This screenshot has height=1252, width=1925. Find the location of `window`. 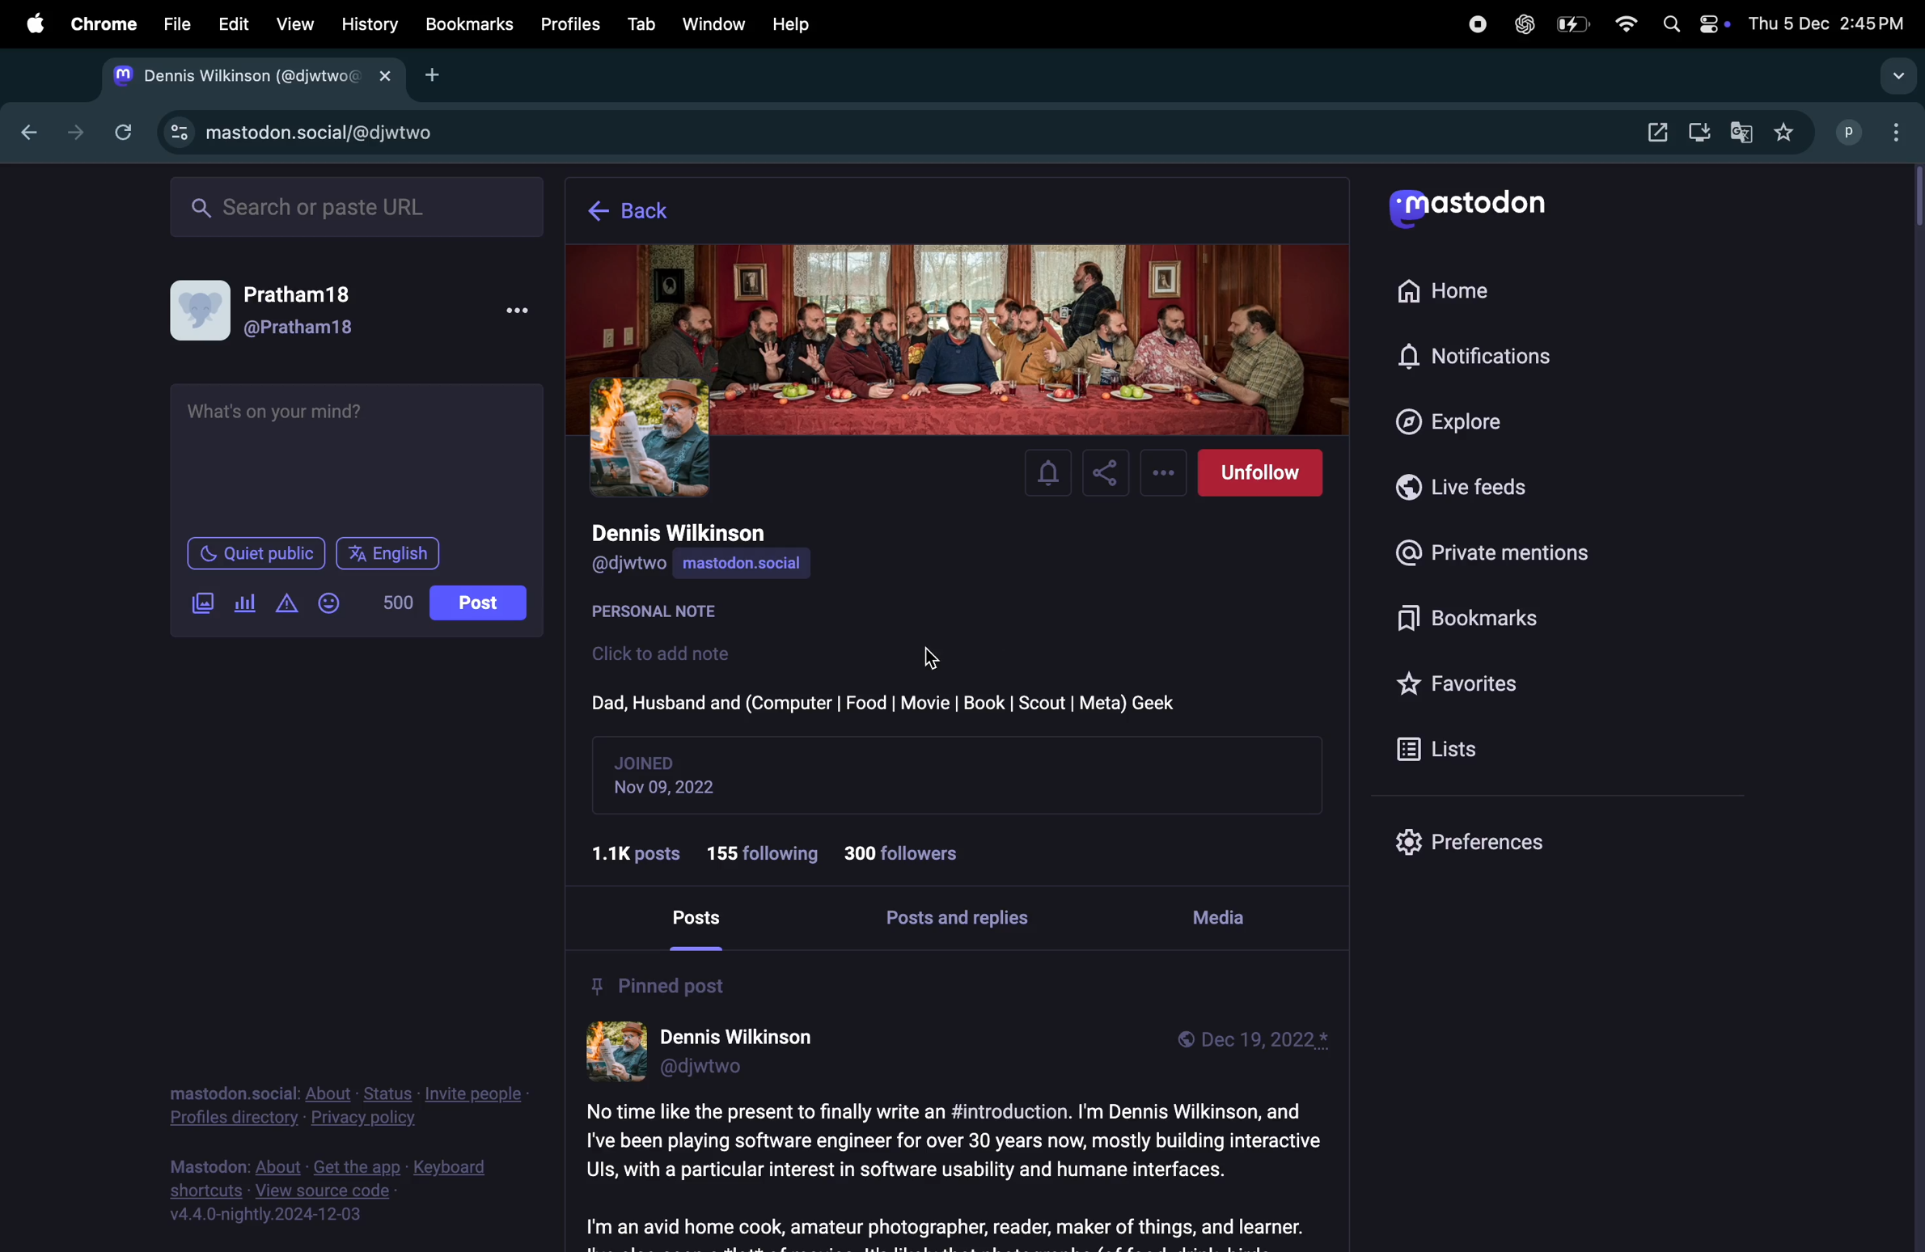

window is located at coordinates (715, 22).